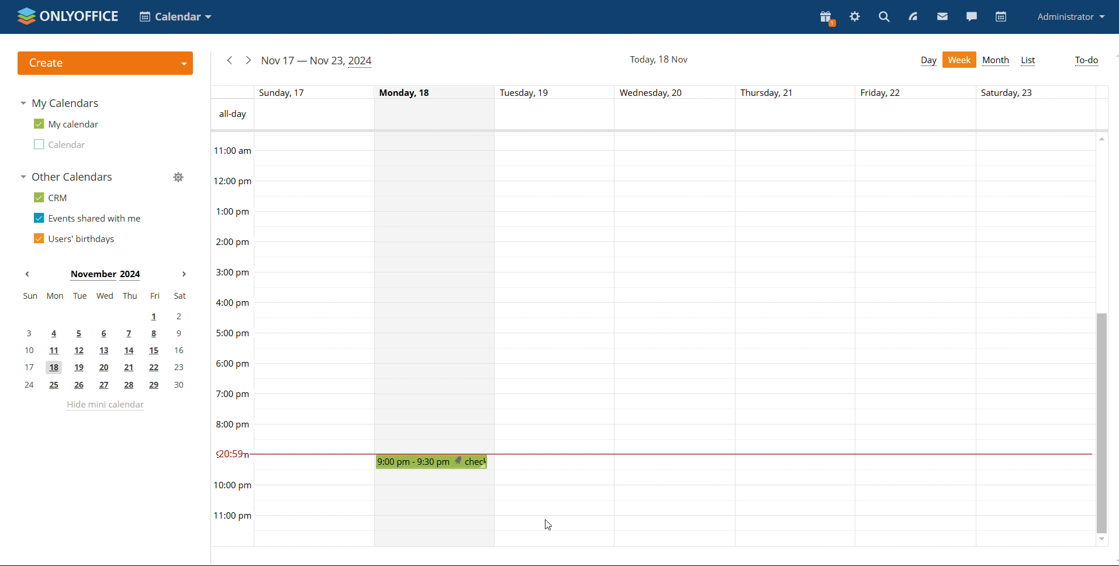  Describe the element at coordinates (918, 340) in the screenshot. I see `Friday` at that location.